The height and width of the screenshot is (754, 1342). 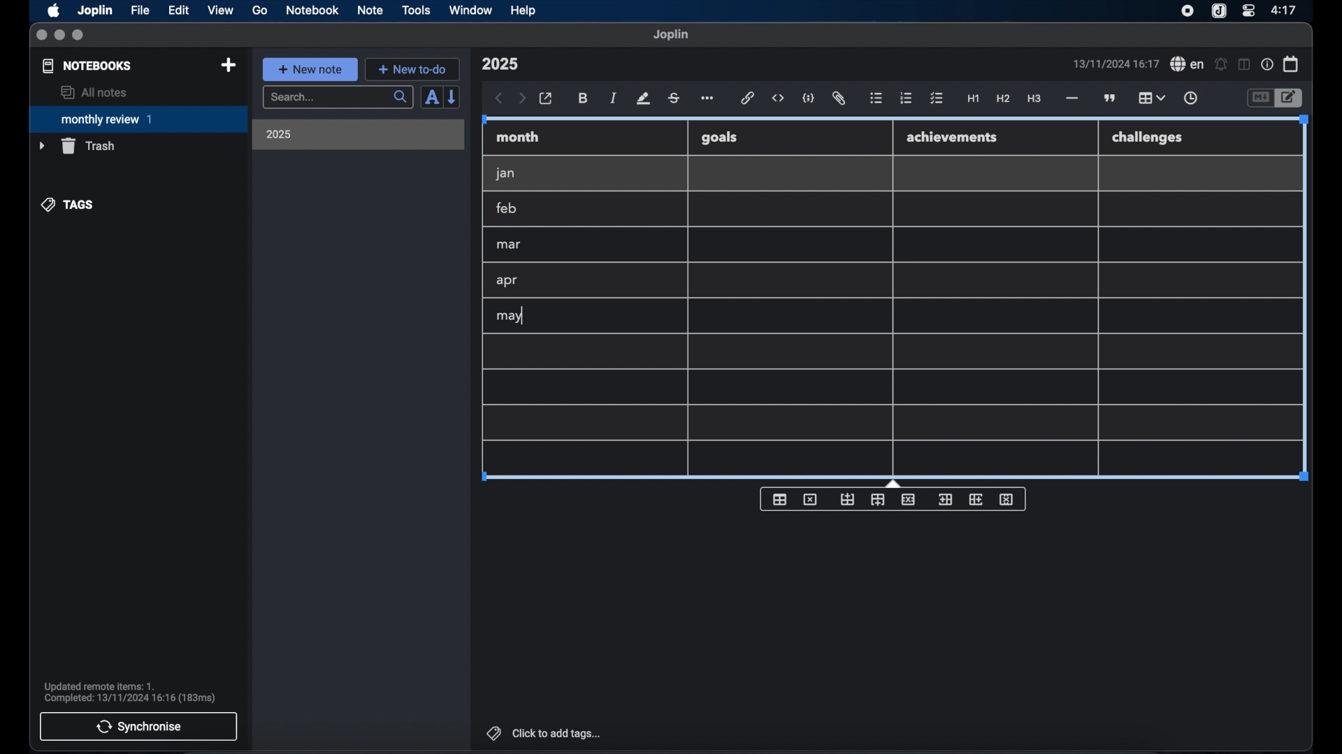 What do you see at coordinates (1071, 98) in the screenshot?
I see `horizontal rule` at bounding box center [1071, 98].